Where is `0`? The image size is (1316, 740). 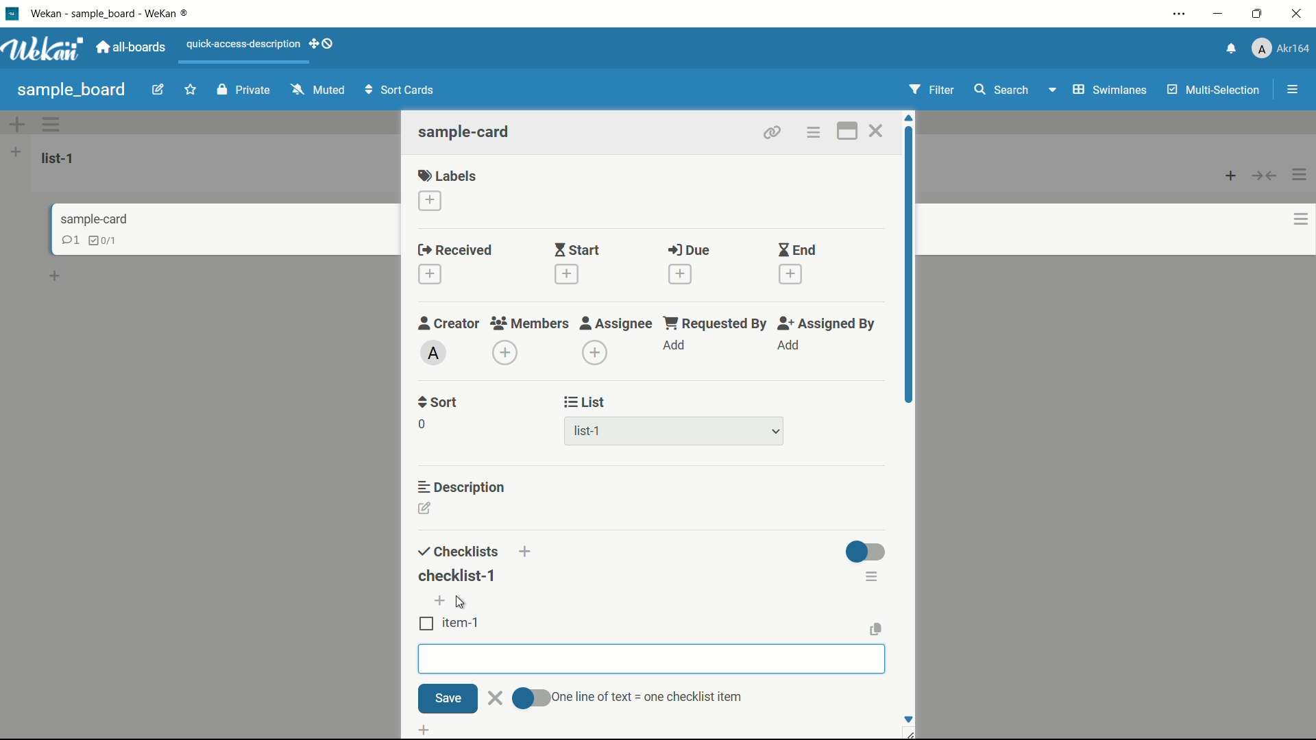
0 is located at coordinates (422, 424).